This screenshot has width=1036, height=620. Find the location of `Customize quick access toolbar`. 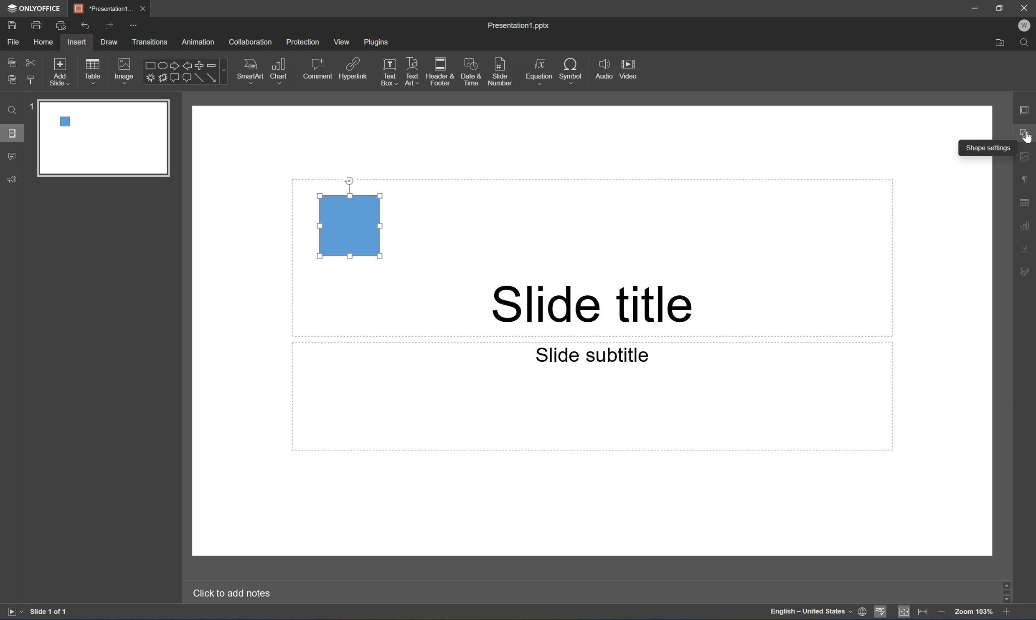

Customize quick access toolbar is located at coordinates (135, 26).